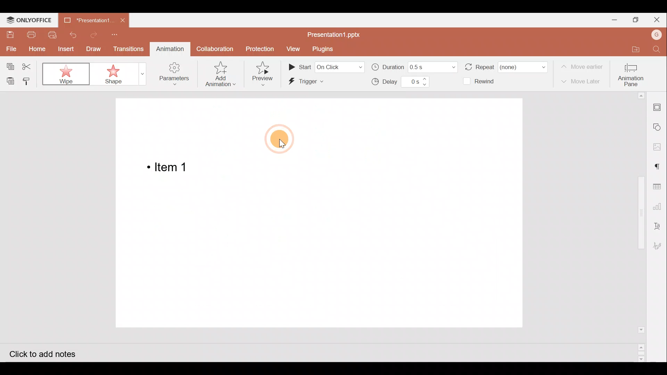 The height and width of the screenshot is (375, 667). I want to click on Protection, so click(259, 49).